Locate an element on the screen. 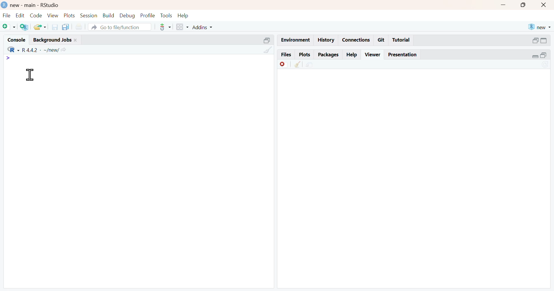  tutorial is located at coordinates (401, 41).